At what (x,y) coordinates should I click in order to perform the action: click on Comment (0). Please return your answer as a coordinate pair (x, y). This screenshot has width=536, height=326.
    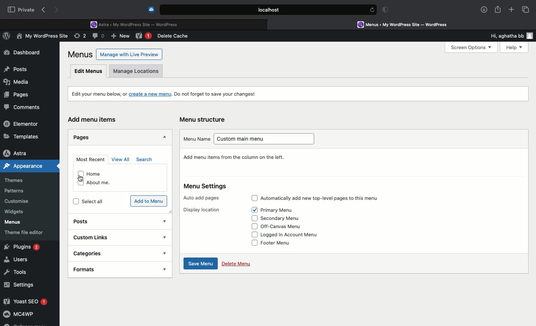
    Looking at the image, I should click on (99, 36).